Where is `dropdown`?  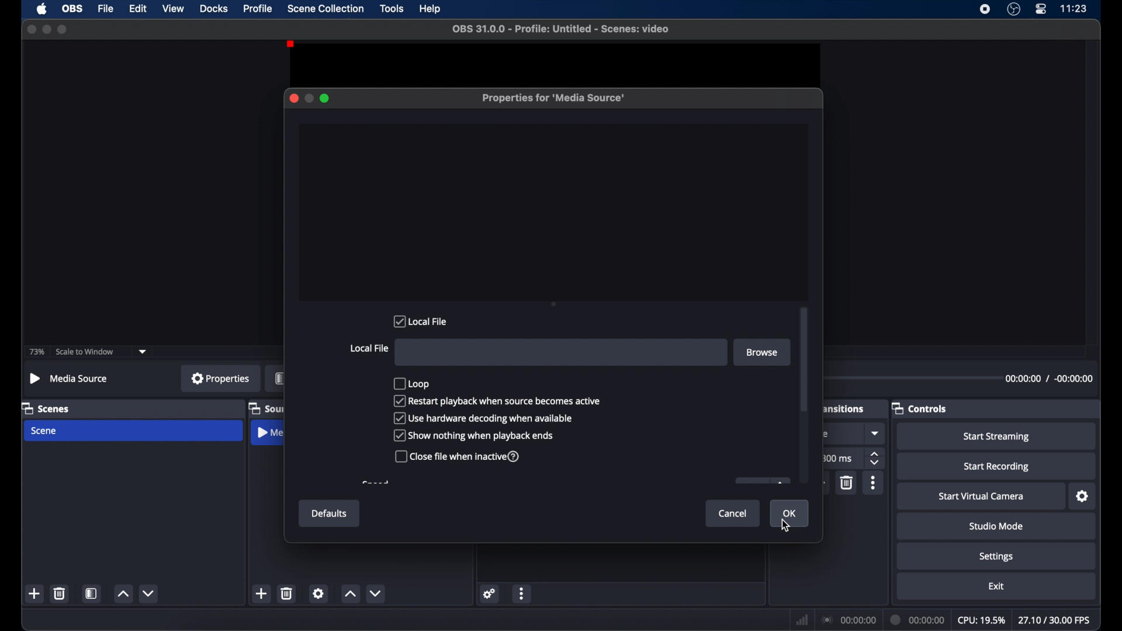
dropdown is located at coordinates (143, 352).